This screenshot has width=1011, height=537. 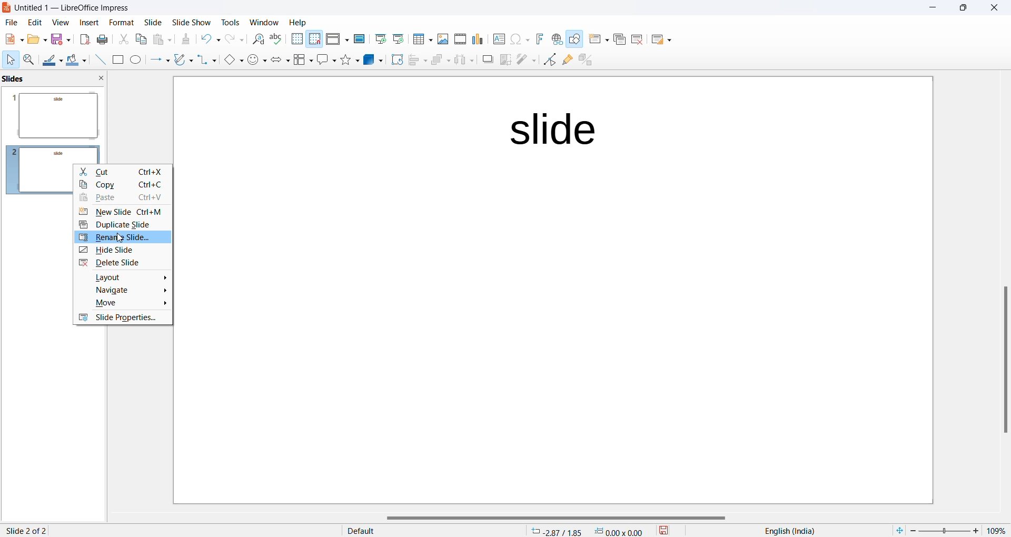 What do you see at coordinates (998, 530) in the screenshot?
I see `zoom percentage` at bounding box center [998, 530].